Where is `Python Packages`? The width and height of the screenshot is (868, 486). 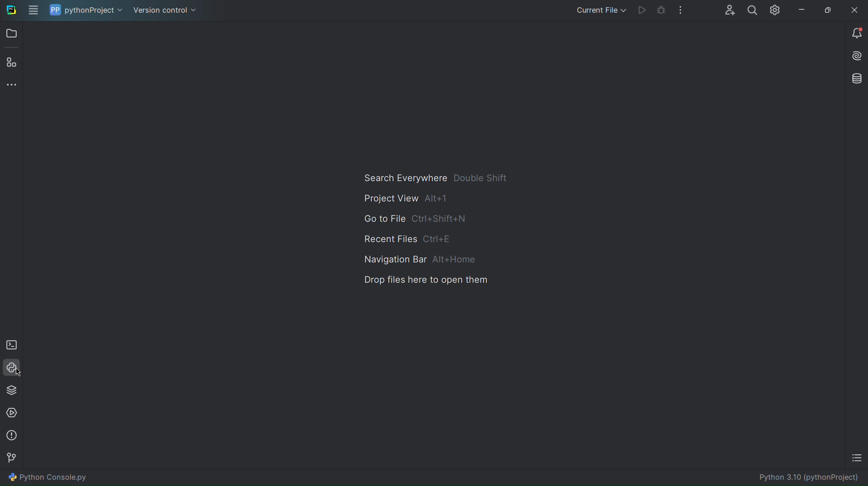 Python Packages is located at coordinates (12, 391).